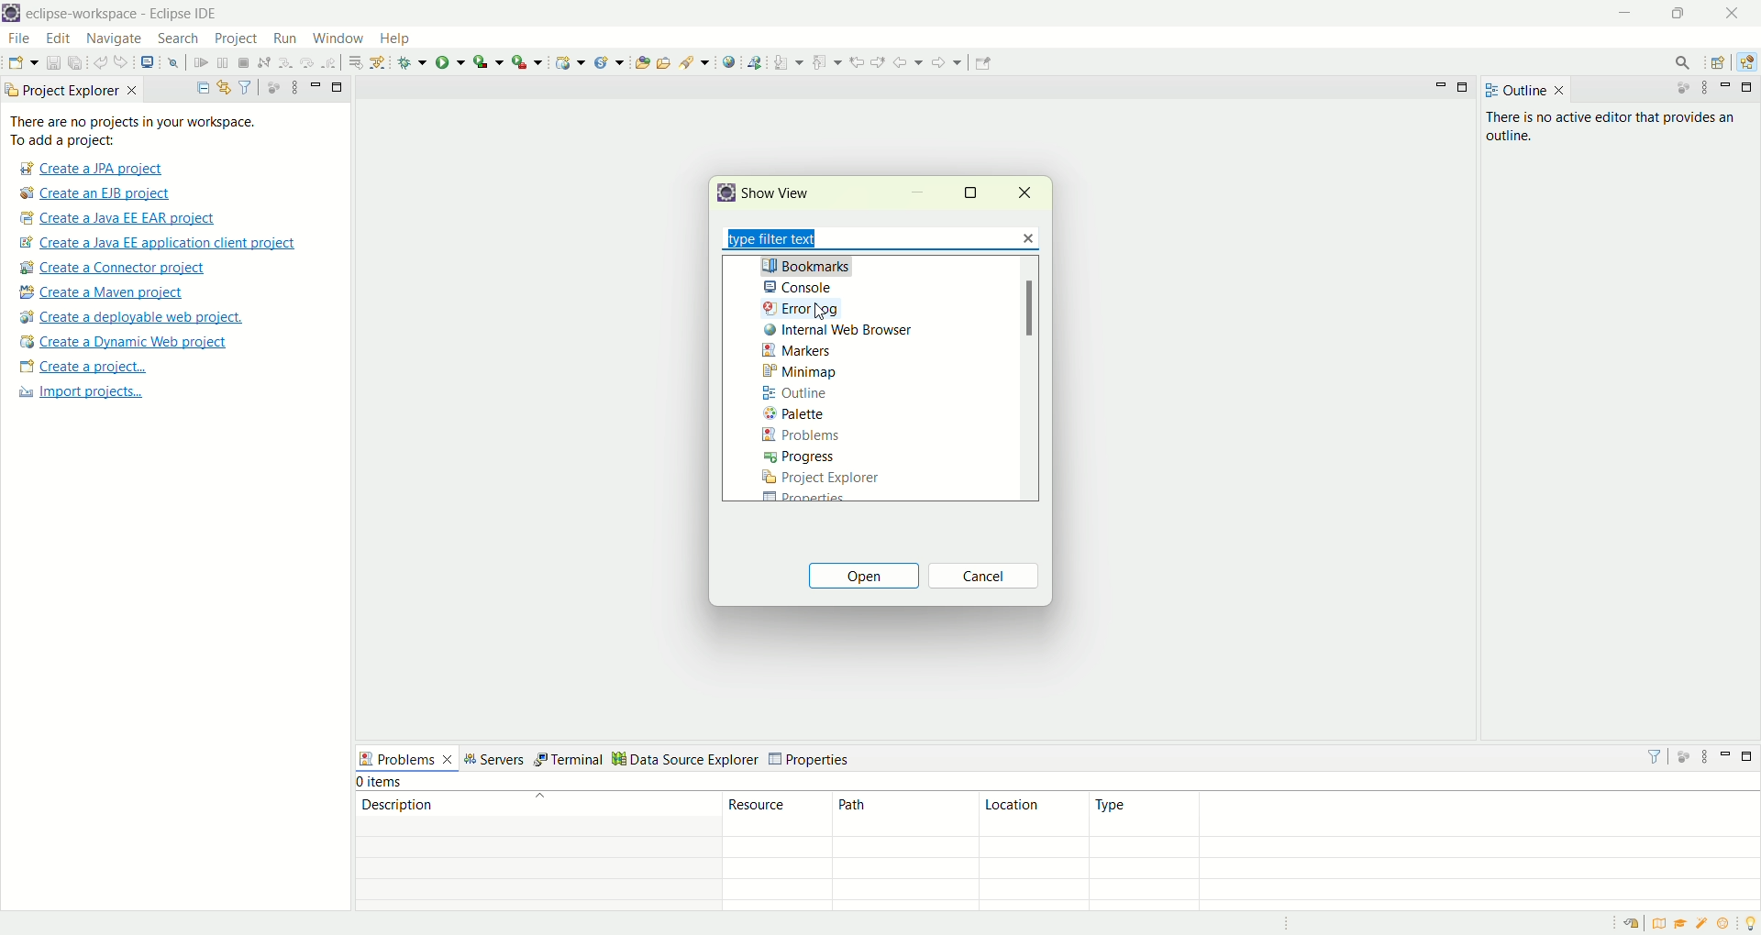 This screenshot has height=935, width=1761. What do you see at coordinates (570, 61) in the screenshot?
I see `create a dynamic web project` at bounding box center [570, 61].